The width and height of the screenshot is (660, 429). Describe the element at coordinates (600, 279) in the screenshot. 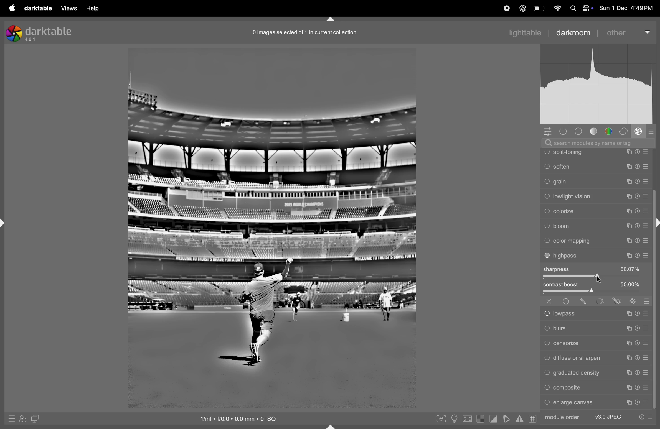

I see `cursor` at that location.